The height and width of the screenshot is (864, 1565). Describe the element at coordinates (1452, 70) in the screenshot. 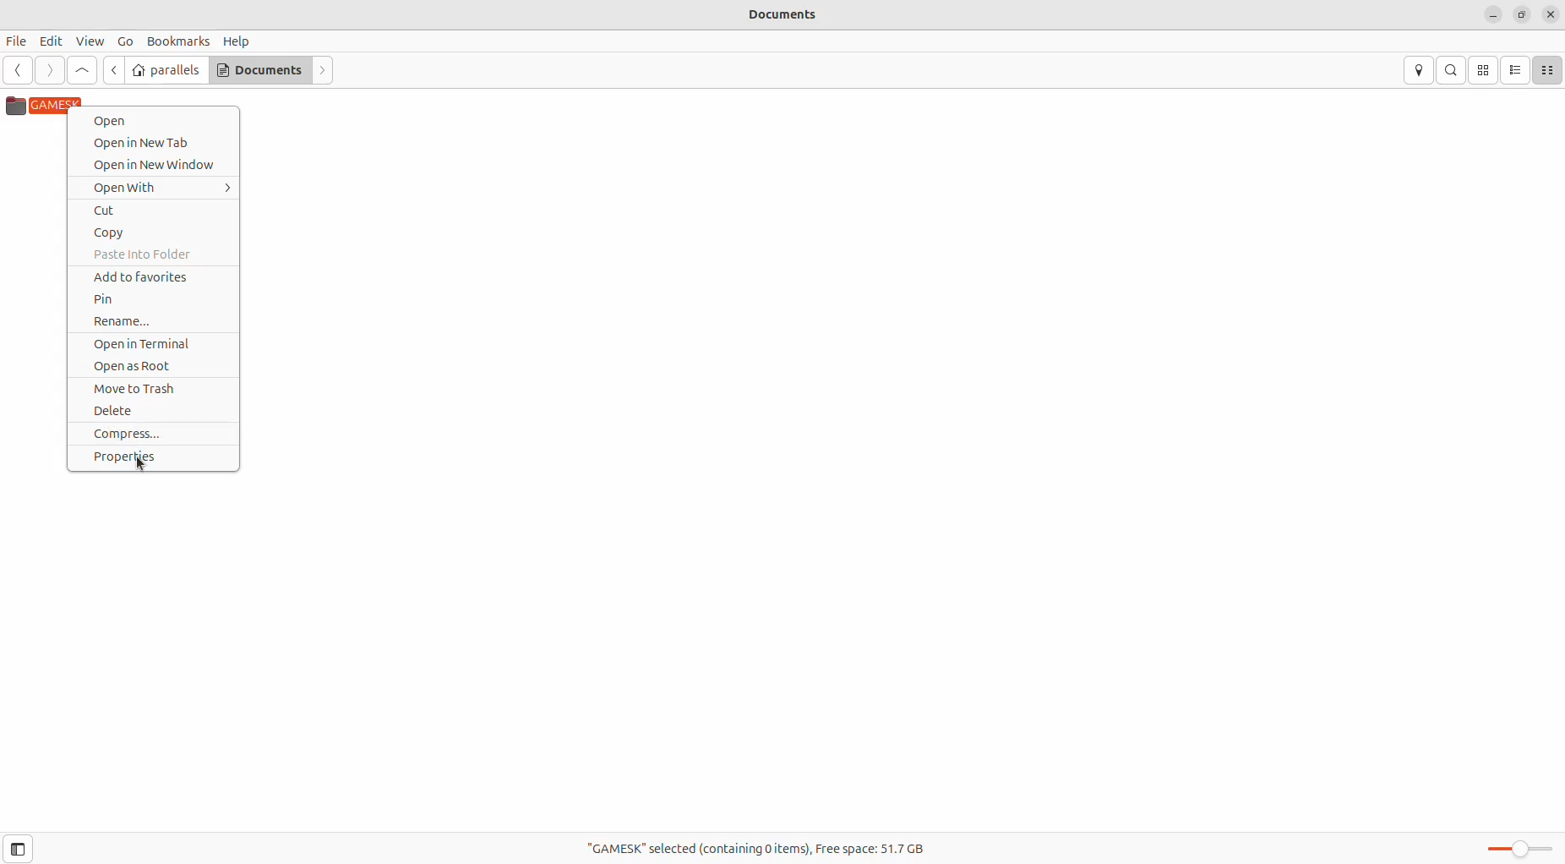

I see `search` at that location.